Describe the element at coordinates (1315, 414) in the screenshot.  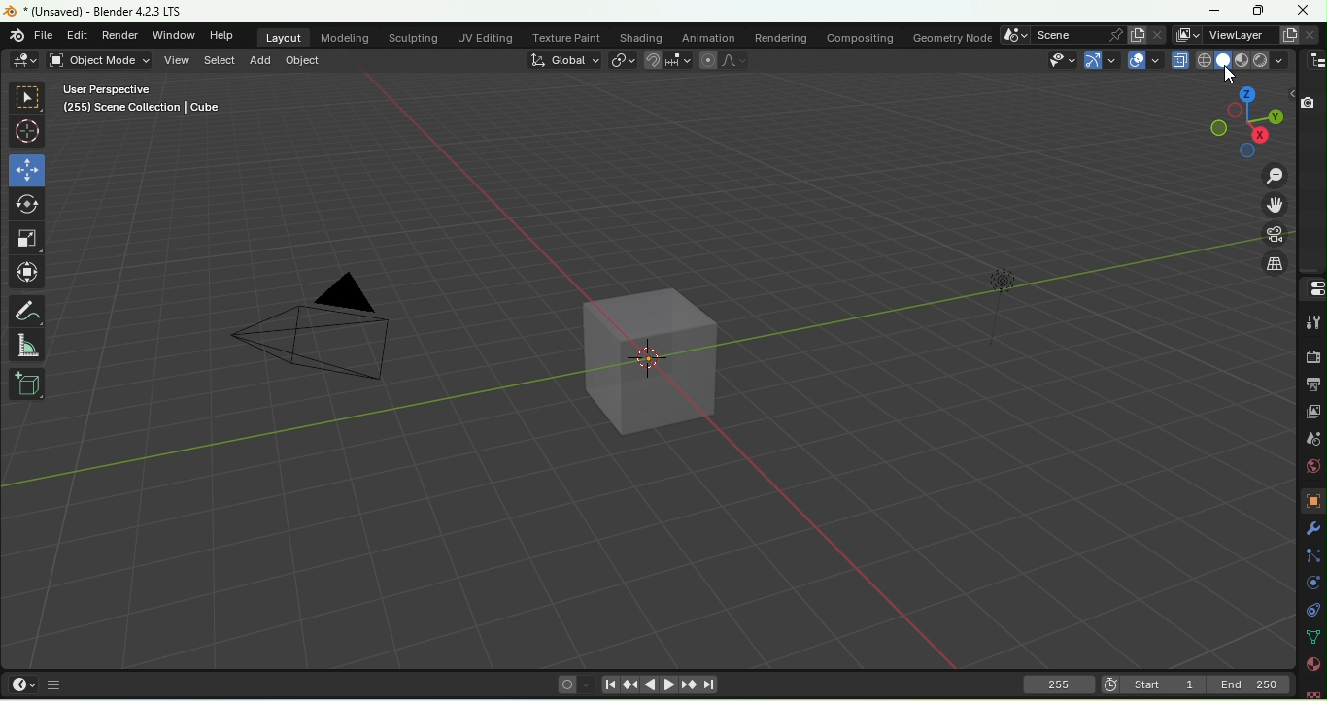
I see `View layer` at that location.